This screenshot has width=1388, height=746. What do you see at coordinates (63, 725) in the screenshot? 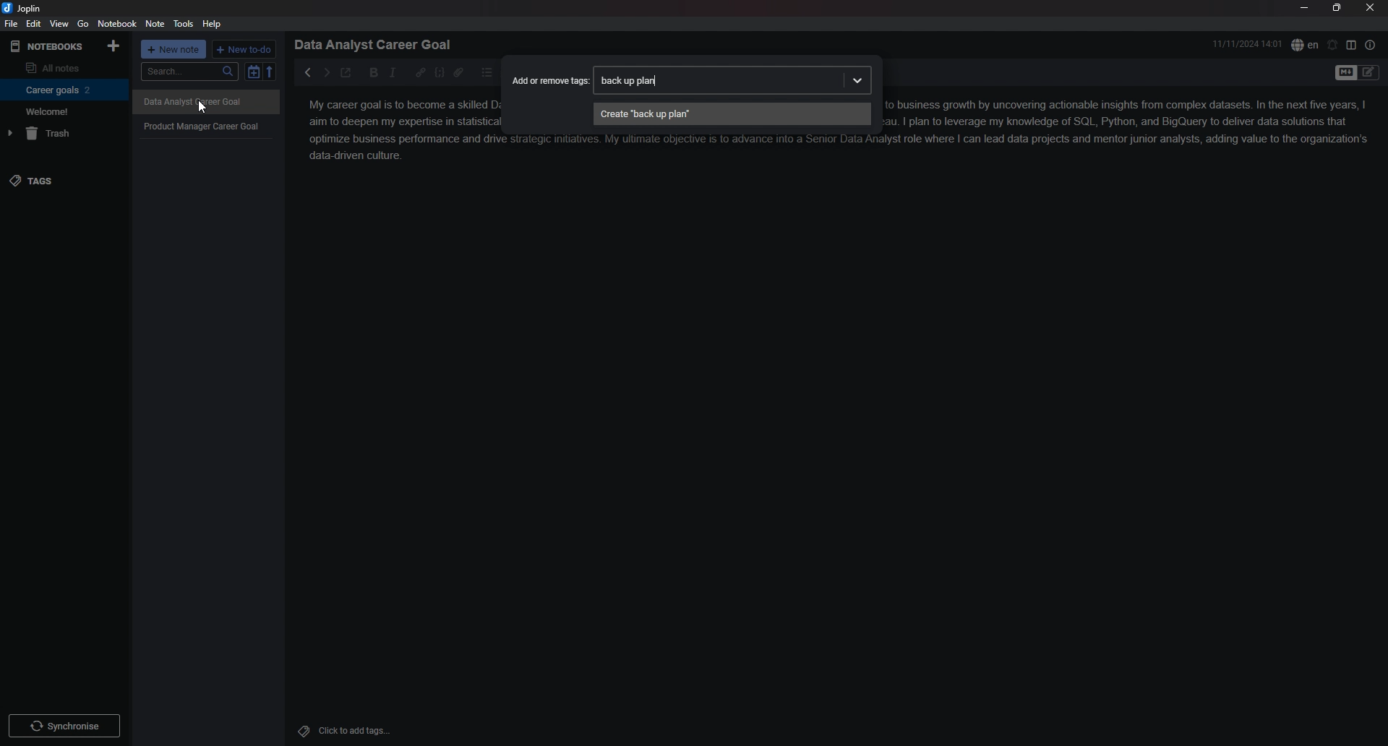
I see `synchronise` at bounding box center [63, 725].